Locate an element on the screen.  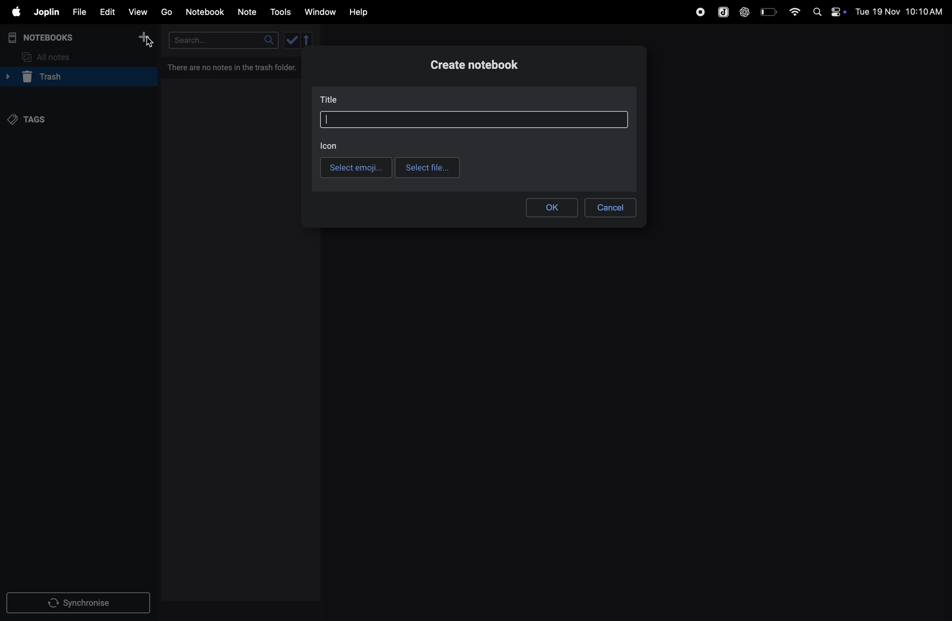
go is located at coordinates (166, 12).